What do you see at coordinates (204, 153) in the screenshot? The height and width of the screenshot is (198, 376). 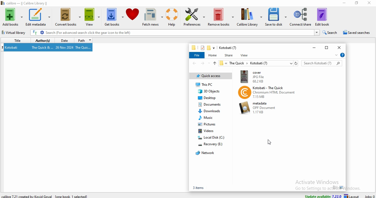 I see `network` at bounding box center [204, 153].